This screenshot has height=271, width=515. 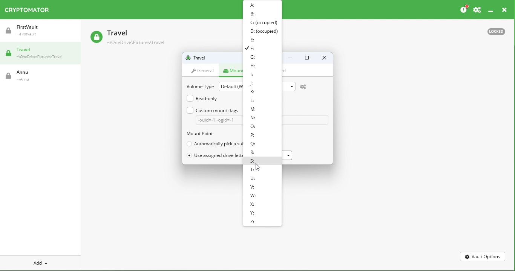 What do you see at coordinates (490, 9) in the screenshot?
I see `Minimize` at bounding box center [490, 9].